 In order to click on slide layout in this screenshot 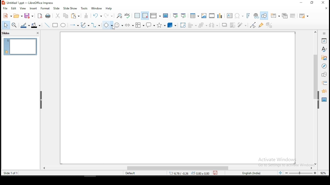, I will do `click(304, 15)`.